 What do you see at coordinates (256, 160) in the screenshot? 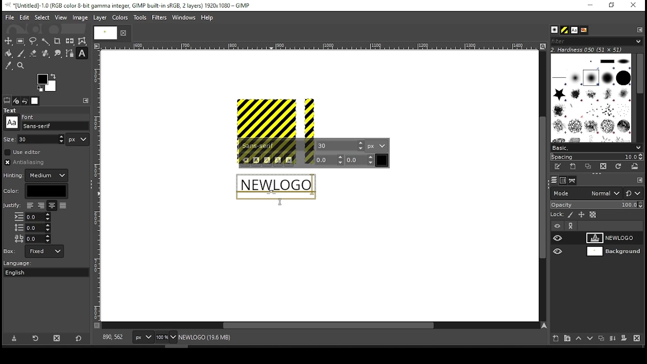
I see `bold` at bounding box center [256, 160].